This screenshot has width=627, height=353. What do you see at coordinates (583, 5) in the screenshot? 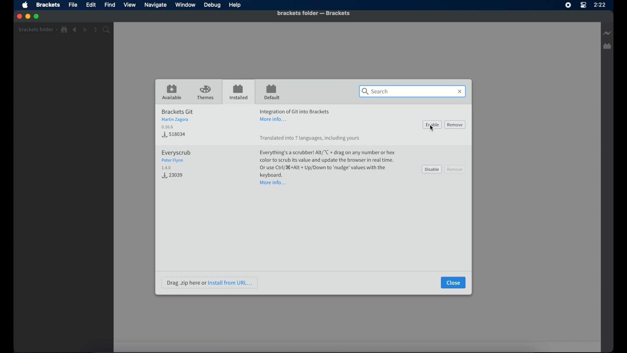
I see `control center` at bounding box center [583, 5].